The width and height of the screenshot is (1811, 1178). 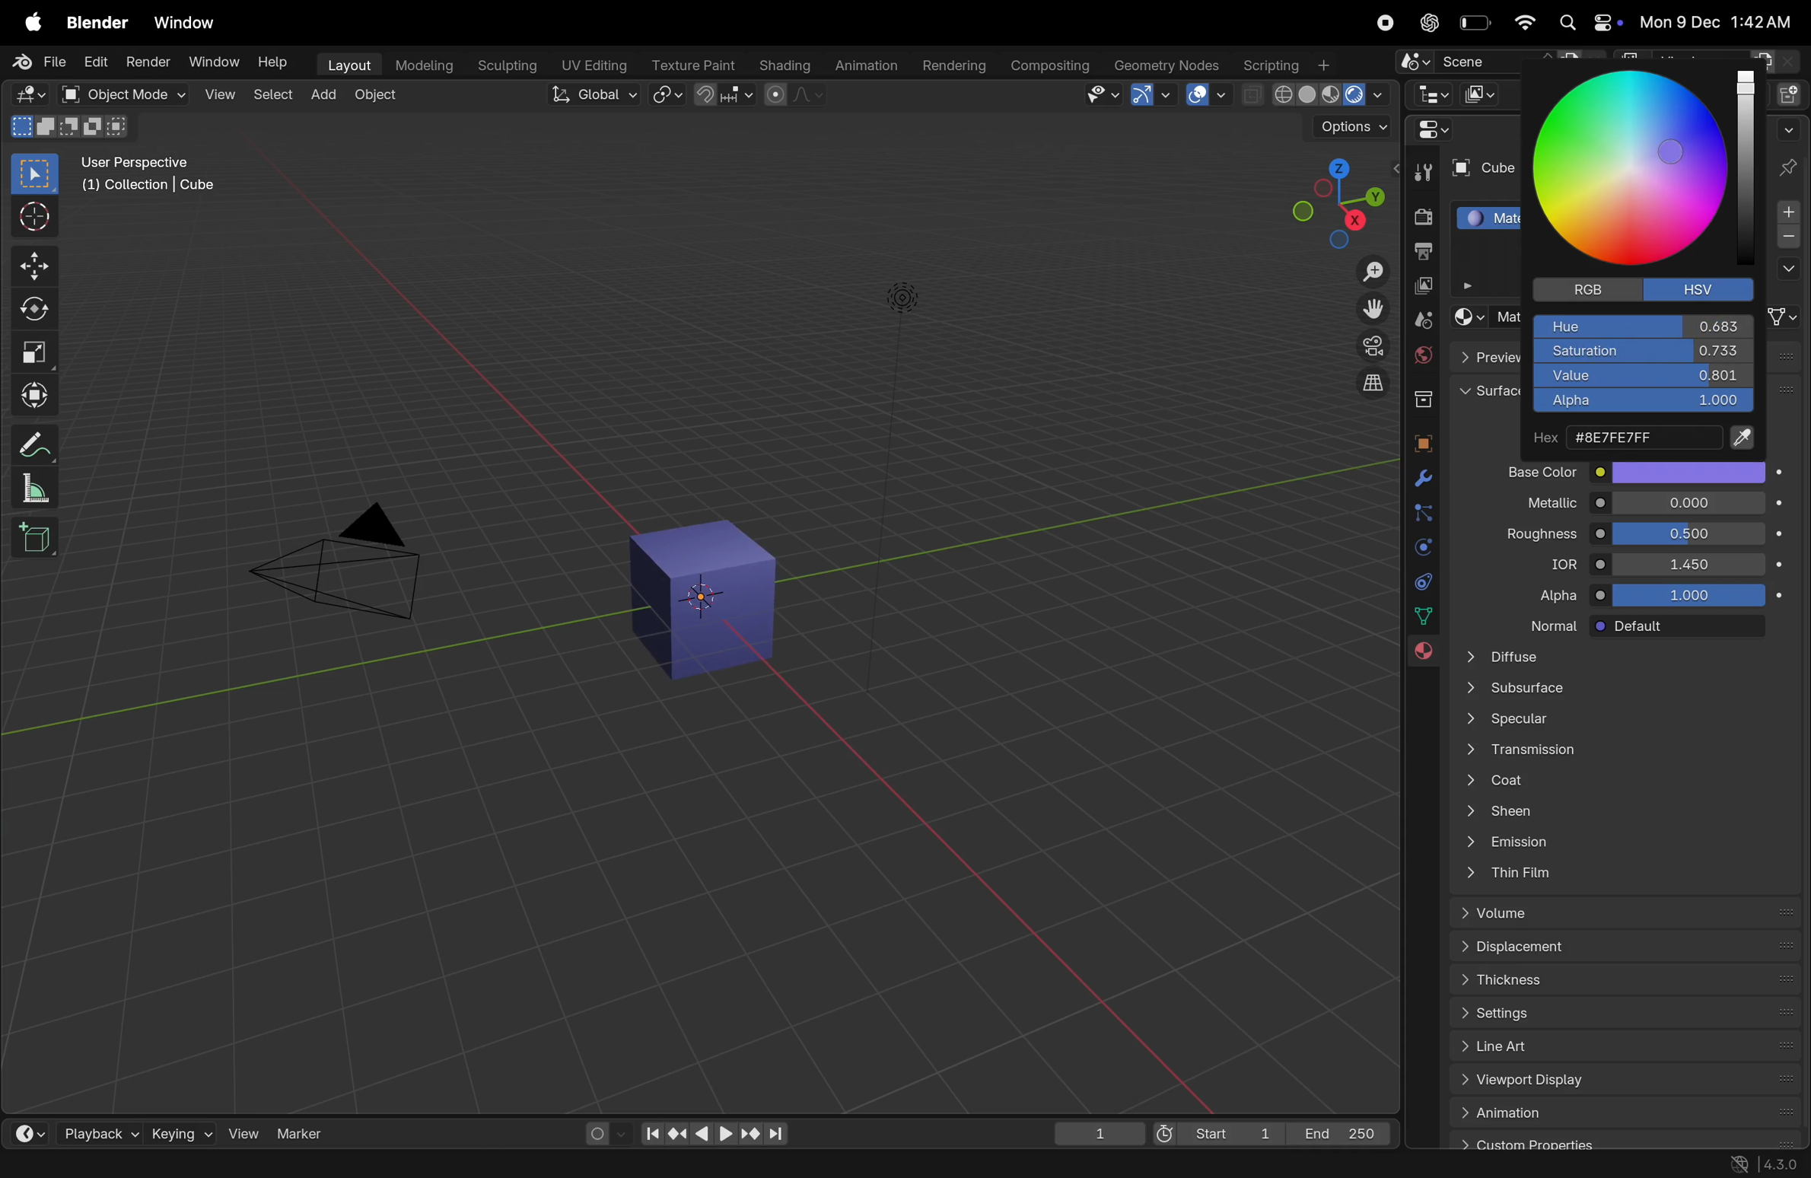 What do you see at coordinates (1532, 471) in the screenshot?
I see `base color` at bounding box center [1532, 471].